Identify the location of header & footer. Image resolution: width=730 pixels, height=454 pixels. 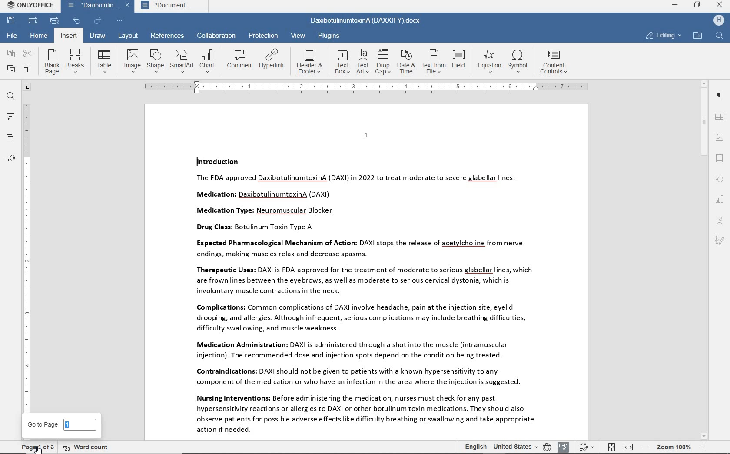
(310, 61).